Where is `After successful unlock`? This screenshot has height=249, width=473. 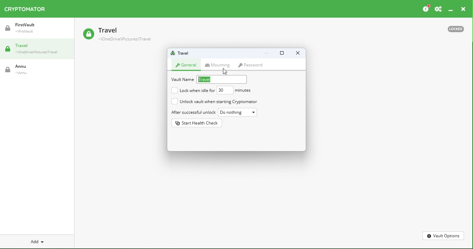 After successful unlock is located at coordinates (192, 112).